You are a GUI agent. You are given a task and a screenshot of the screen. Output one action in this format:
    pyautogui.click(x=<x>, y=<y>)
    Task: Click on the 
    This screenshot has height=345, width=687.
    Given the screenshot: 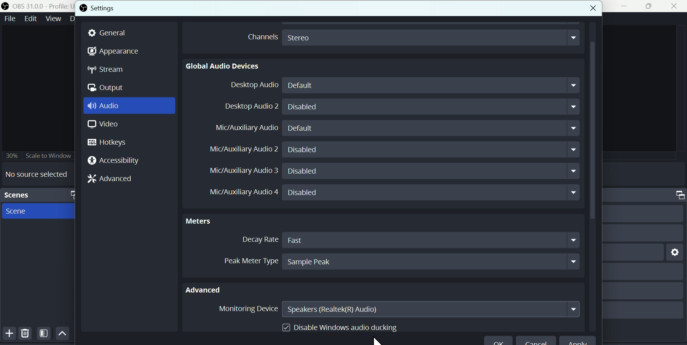 What is the action you would take?
    pyautogui.click(x=8, y=334)
    